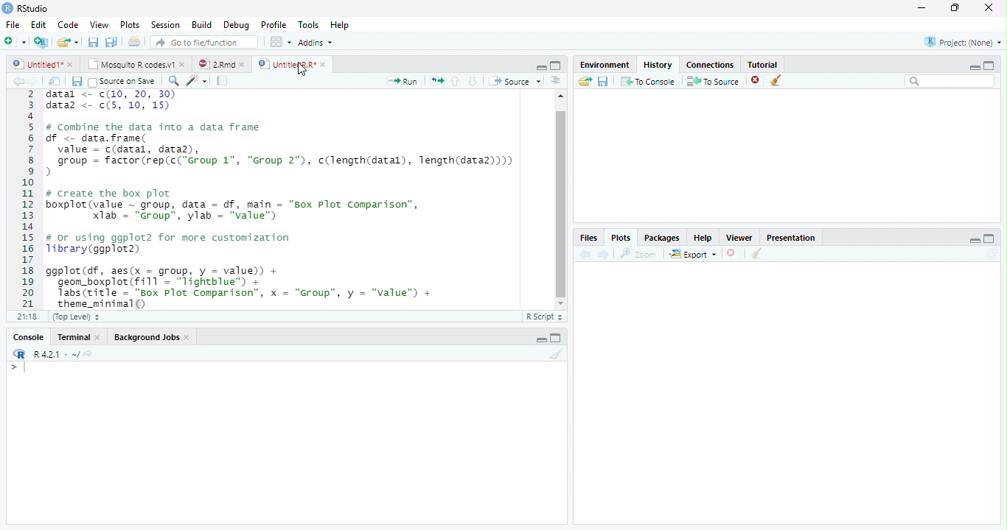 Image resolution: width=1007 pixels, height=530 pixels. What do you see at coordinates (455, 81) in the screenshot?
I see `Go to previous section/chunk` at bounding box center [455, 81].